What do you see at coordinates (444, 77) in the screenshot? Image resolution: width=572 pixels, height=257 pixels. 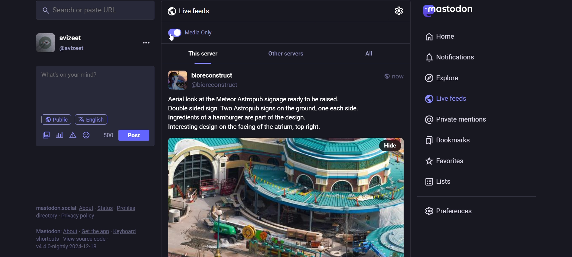 I see `explore` at bounding box center [444, 77].